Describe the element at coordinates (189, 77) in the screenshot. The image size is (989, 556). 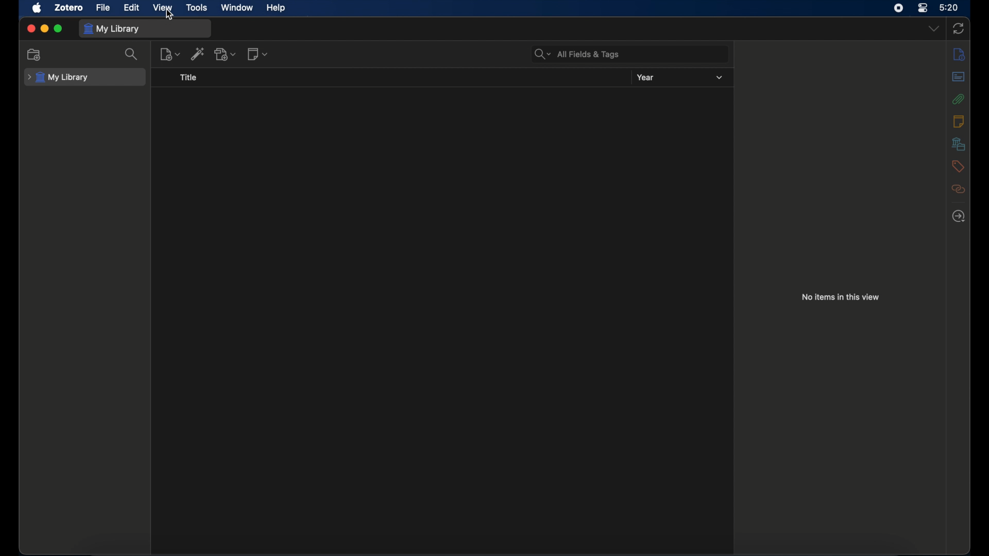
I see `title` at that location.